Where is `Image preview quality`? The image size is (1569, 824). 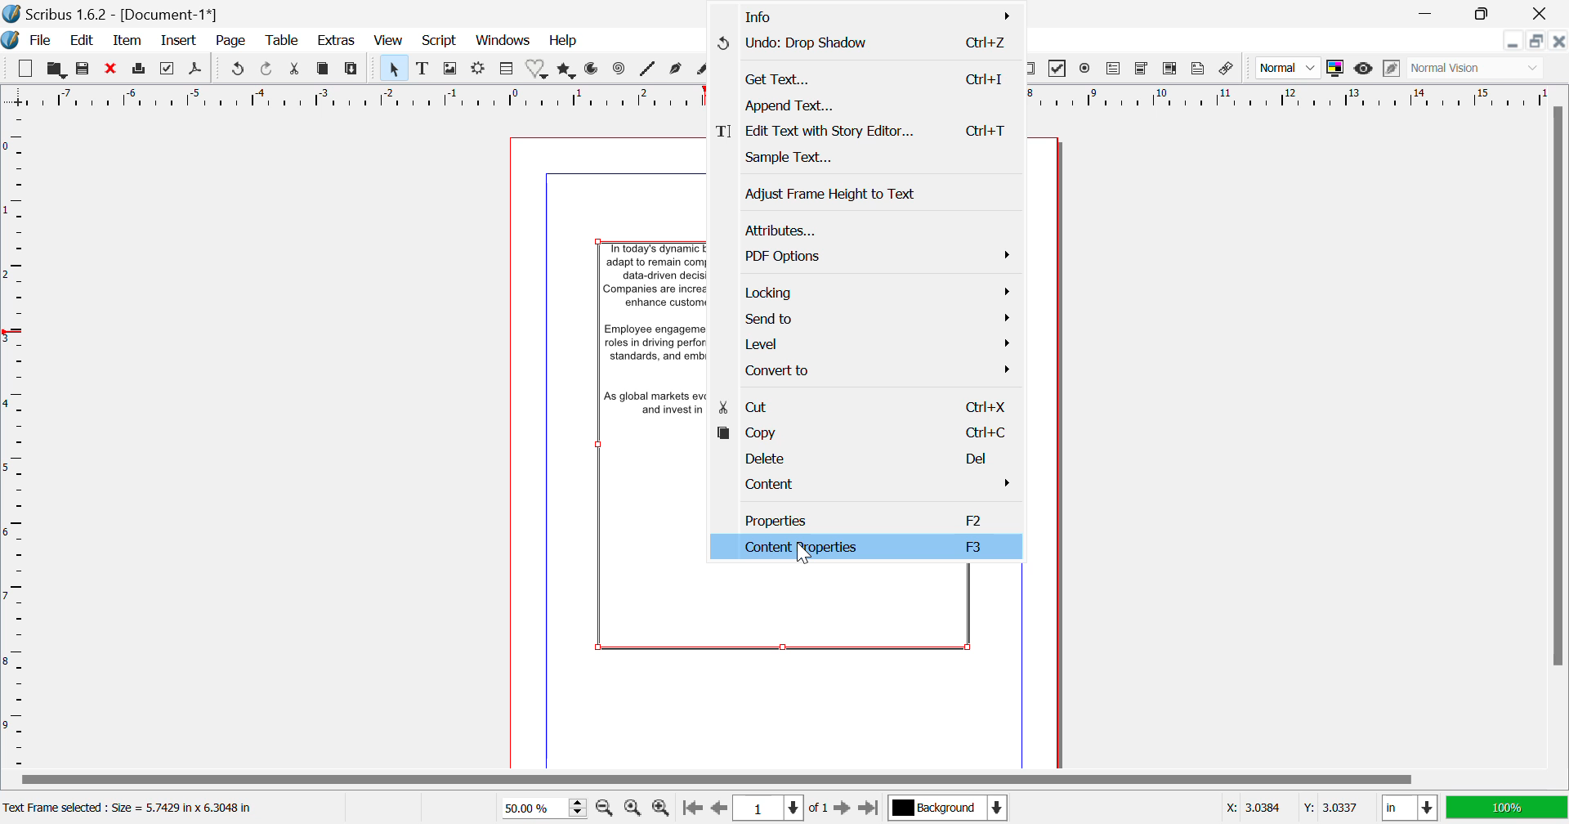
Image preview quality is located at coordinates (1290, 68).